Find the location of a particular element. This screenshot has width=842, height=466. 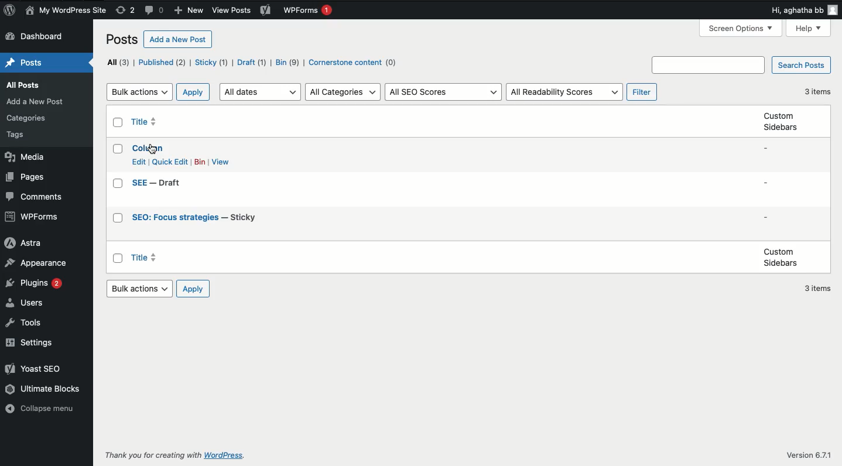

Posts is located at coordinates (121, 39).